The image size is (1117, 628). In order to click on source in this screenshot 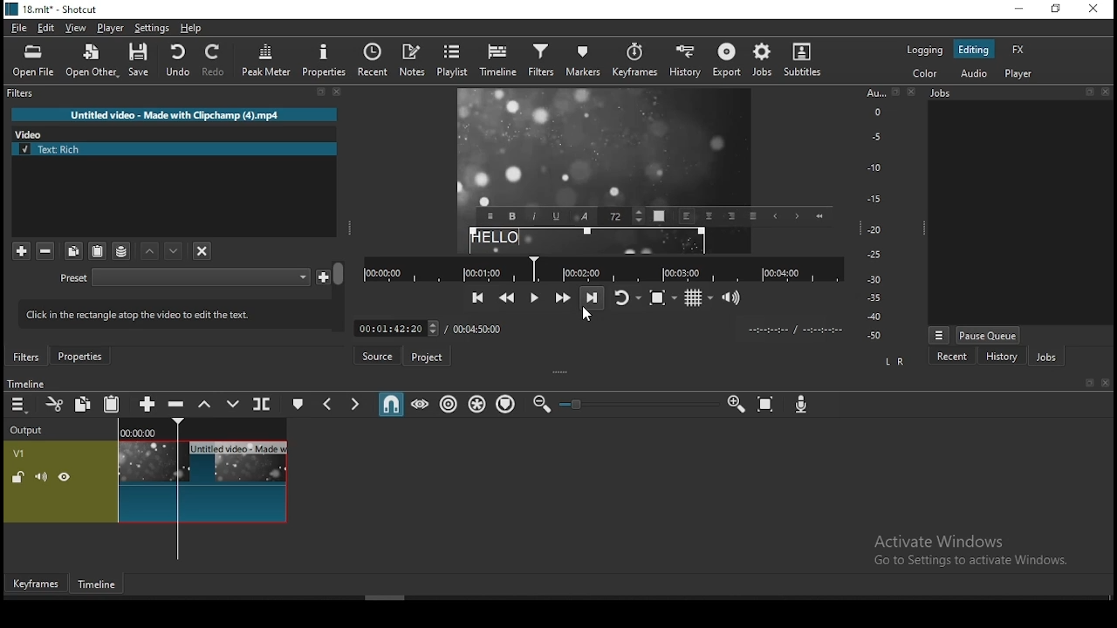, I will do `click(376, 355)`.